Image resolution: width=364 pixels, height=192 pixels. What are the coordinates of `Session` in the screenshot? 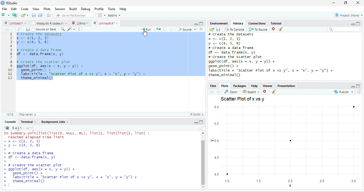 It's located at (60, 9).